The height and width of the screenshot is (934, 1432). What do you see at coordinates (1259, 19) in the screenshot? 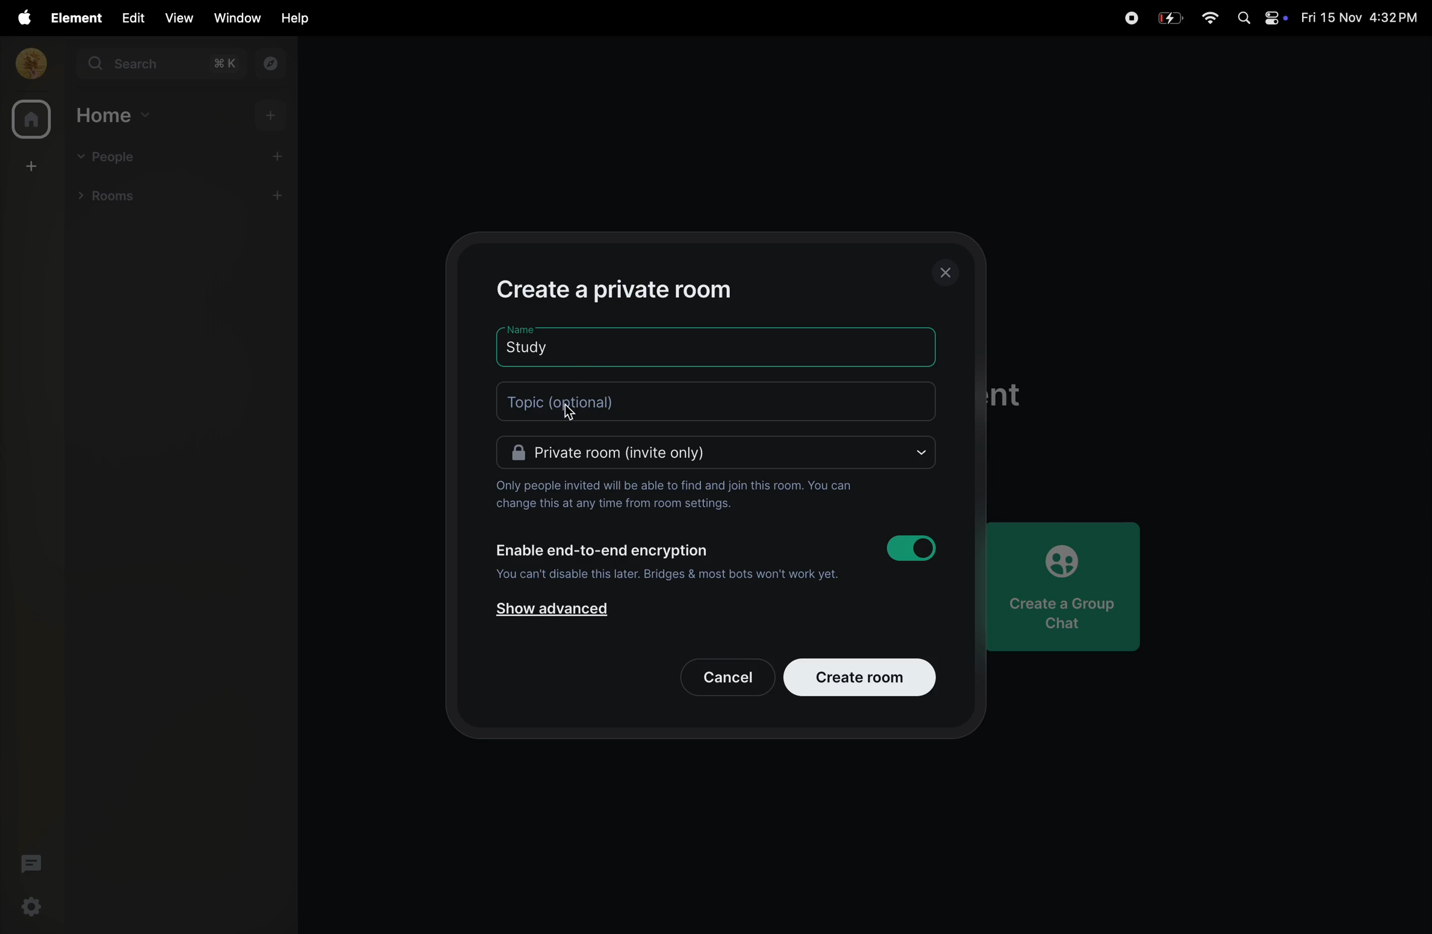
I see `apple widgets` at bounding box center [1259, 19].